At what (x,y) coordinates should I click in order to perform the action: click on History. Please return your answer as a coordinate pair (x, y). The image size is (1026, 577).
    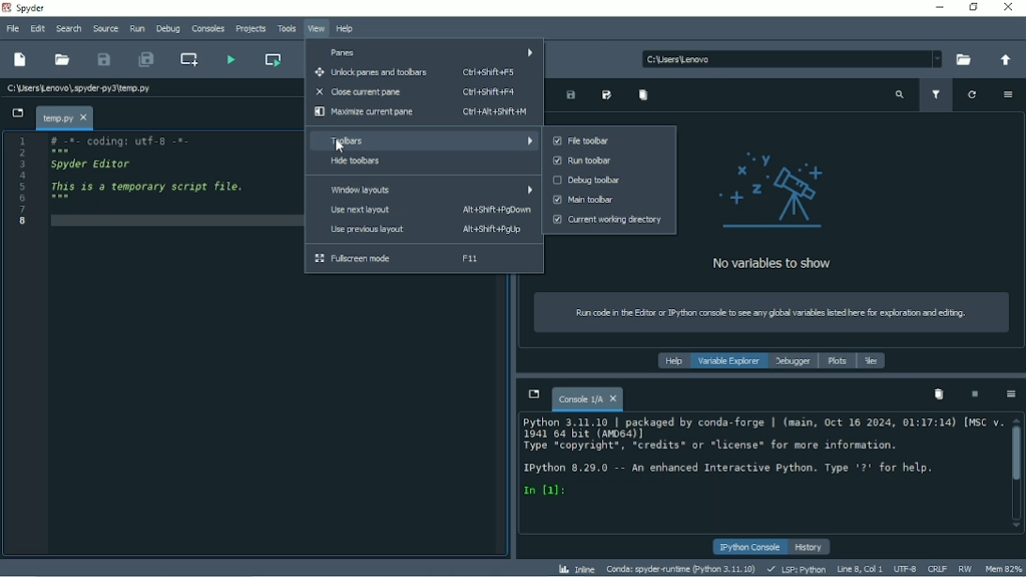
    Looking at the image, I should click on (811, 547).